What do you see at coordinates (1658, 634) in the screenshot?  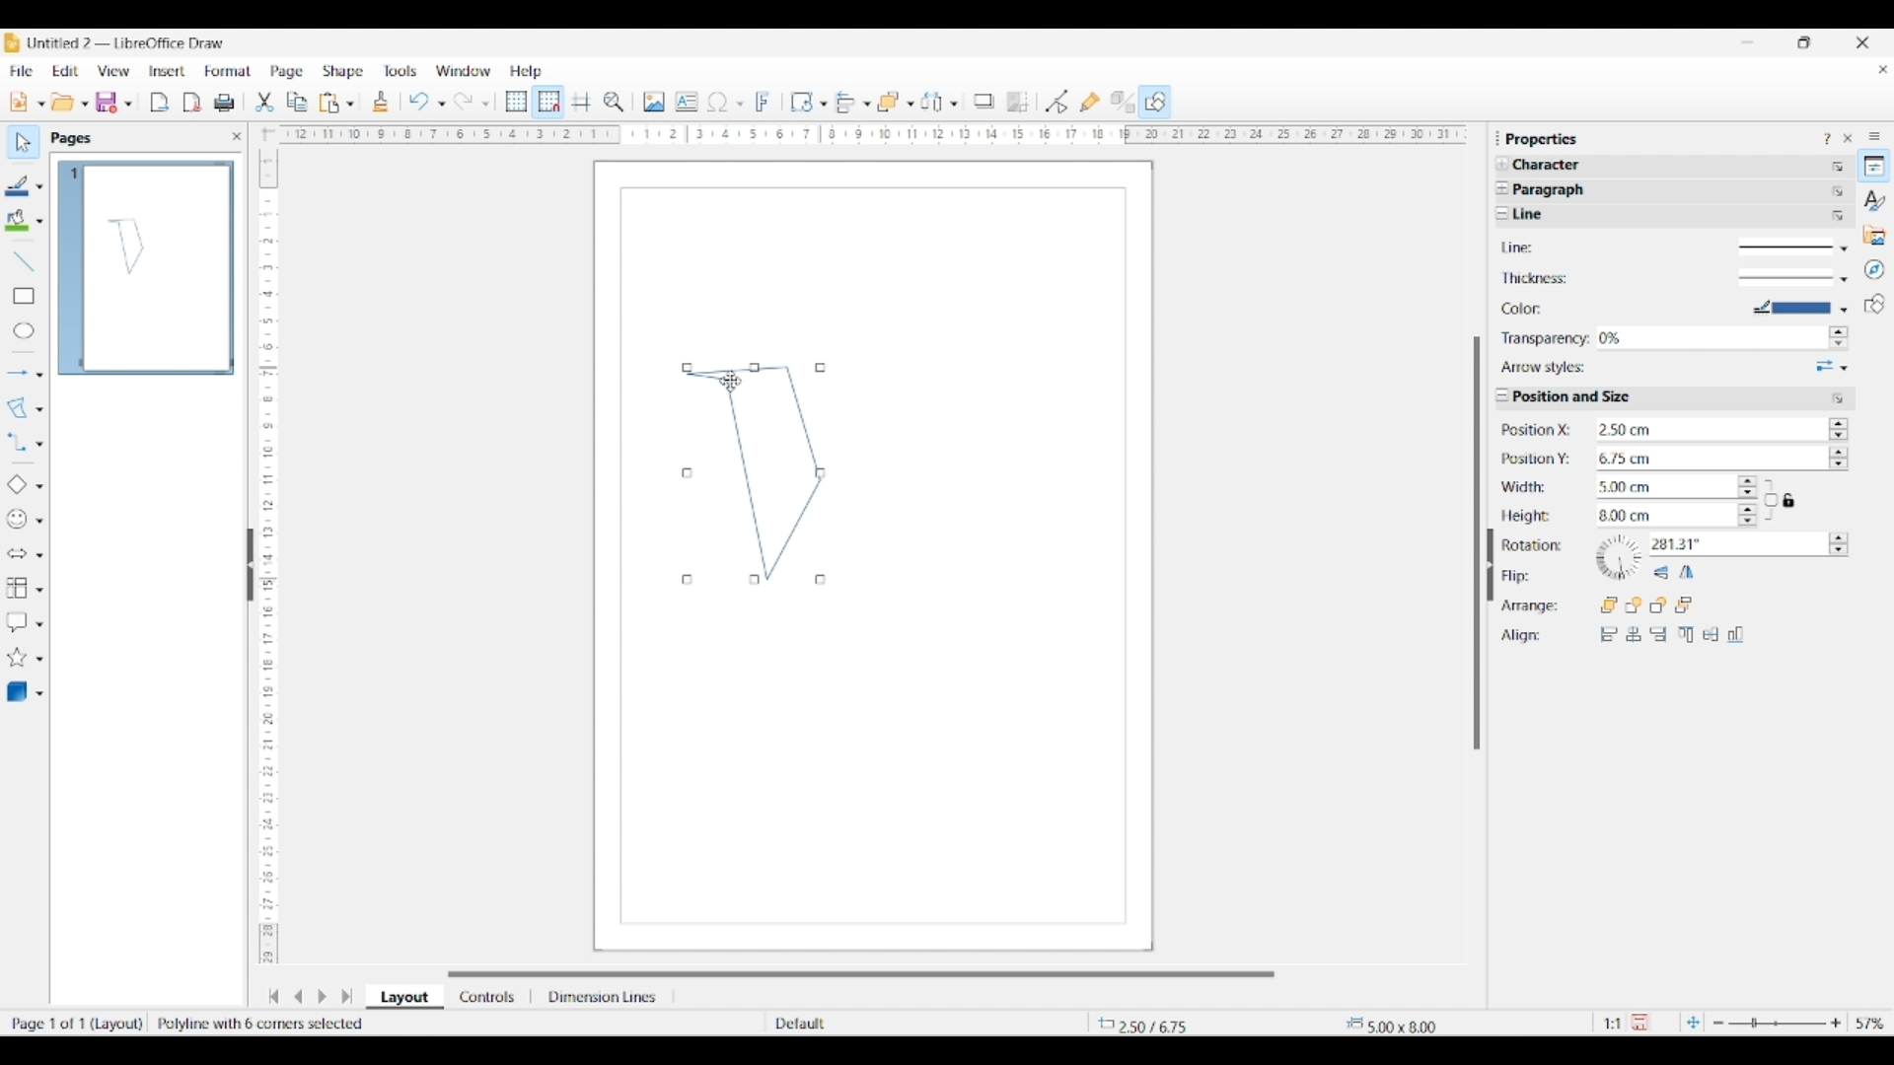 I see `Align right` at bounding box center [1658, 634].